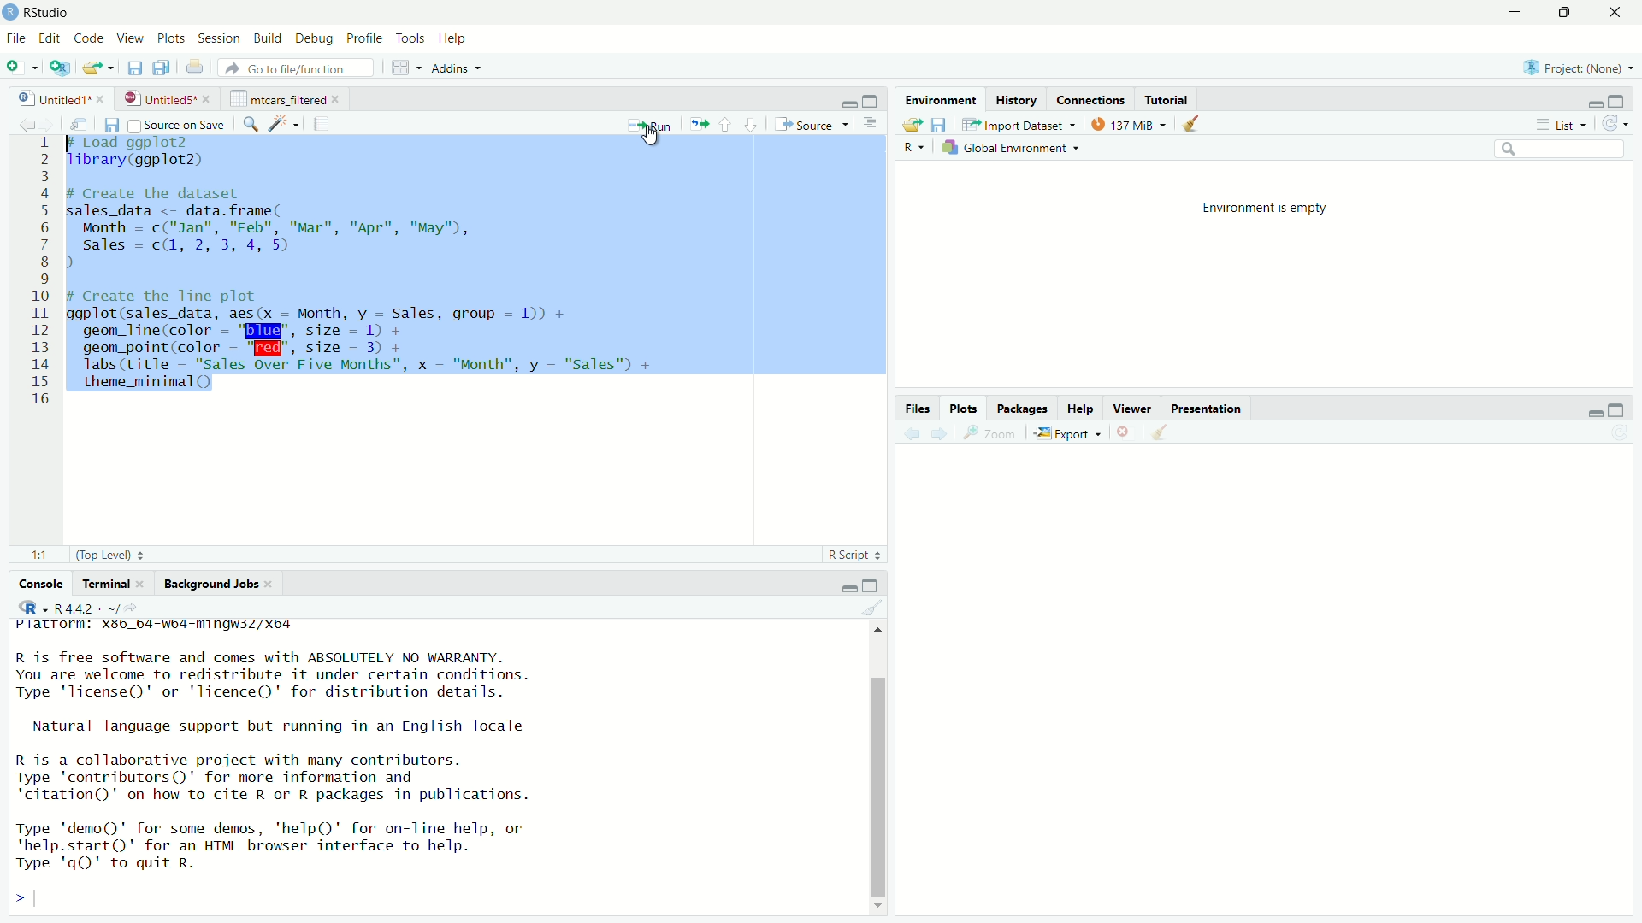 The height and width of the screenshot is (923, 1642). I want to click on environment is empty, so click(1265, 209).